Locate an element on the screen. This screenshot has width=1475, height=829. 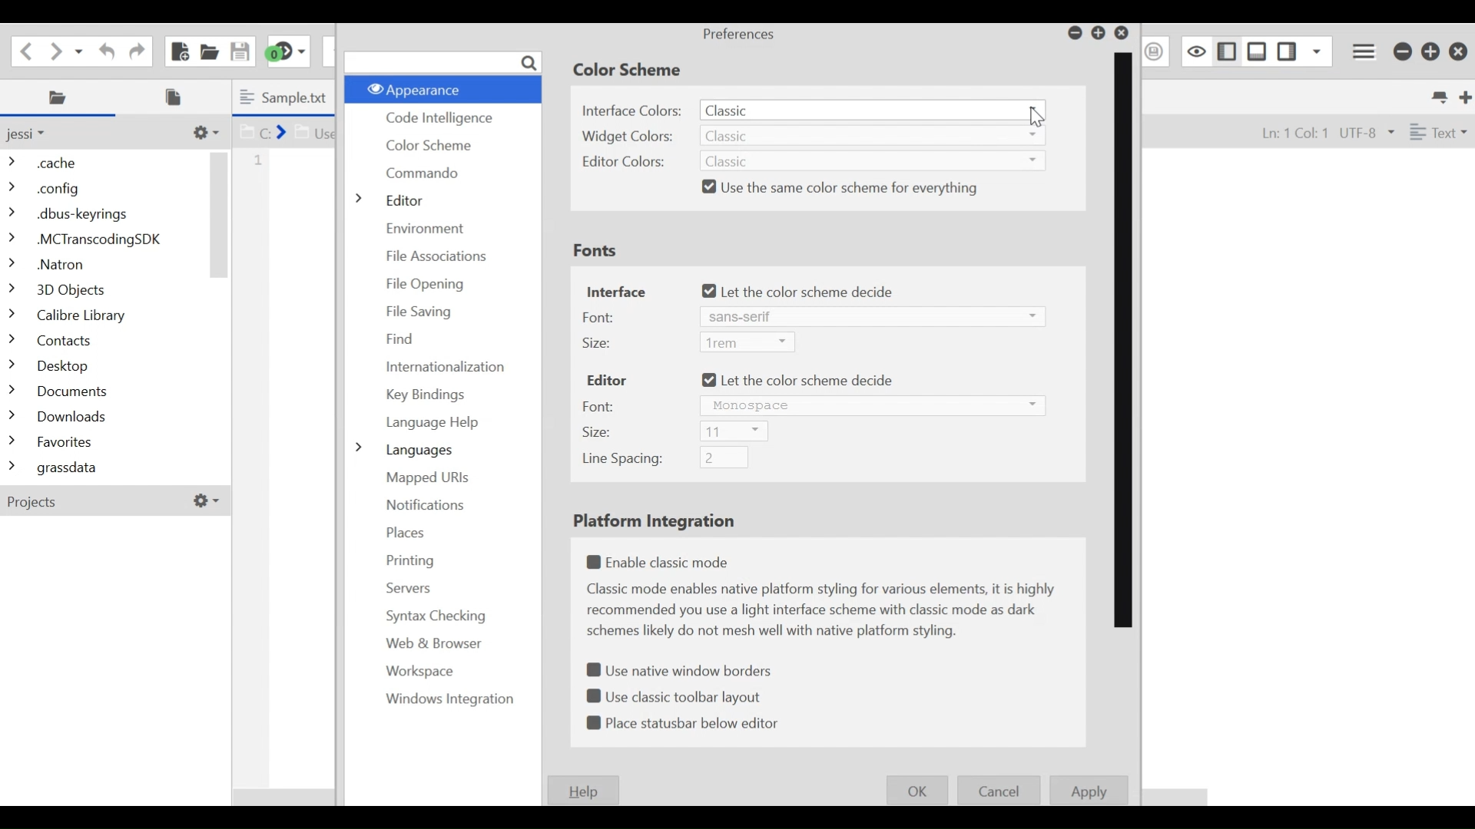
Show/ Hide left Pane is located at coordinates (1289, 51).